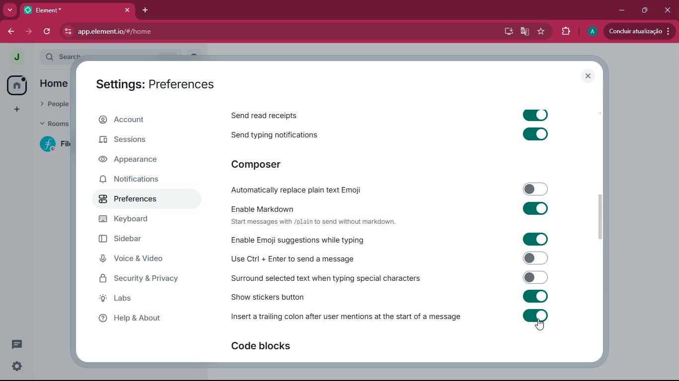 The height and width of the screenshot is (381, 679). What do you see at coordinates (140, 142) in the screenshot?
I see `sessions` at bounding box center [140, 142].